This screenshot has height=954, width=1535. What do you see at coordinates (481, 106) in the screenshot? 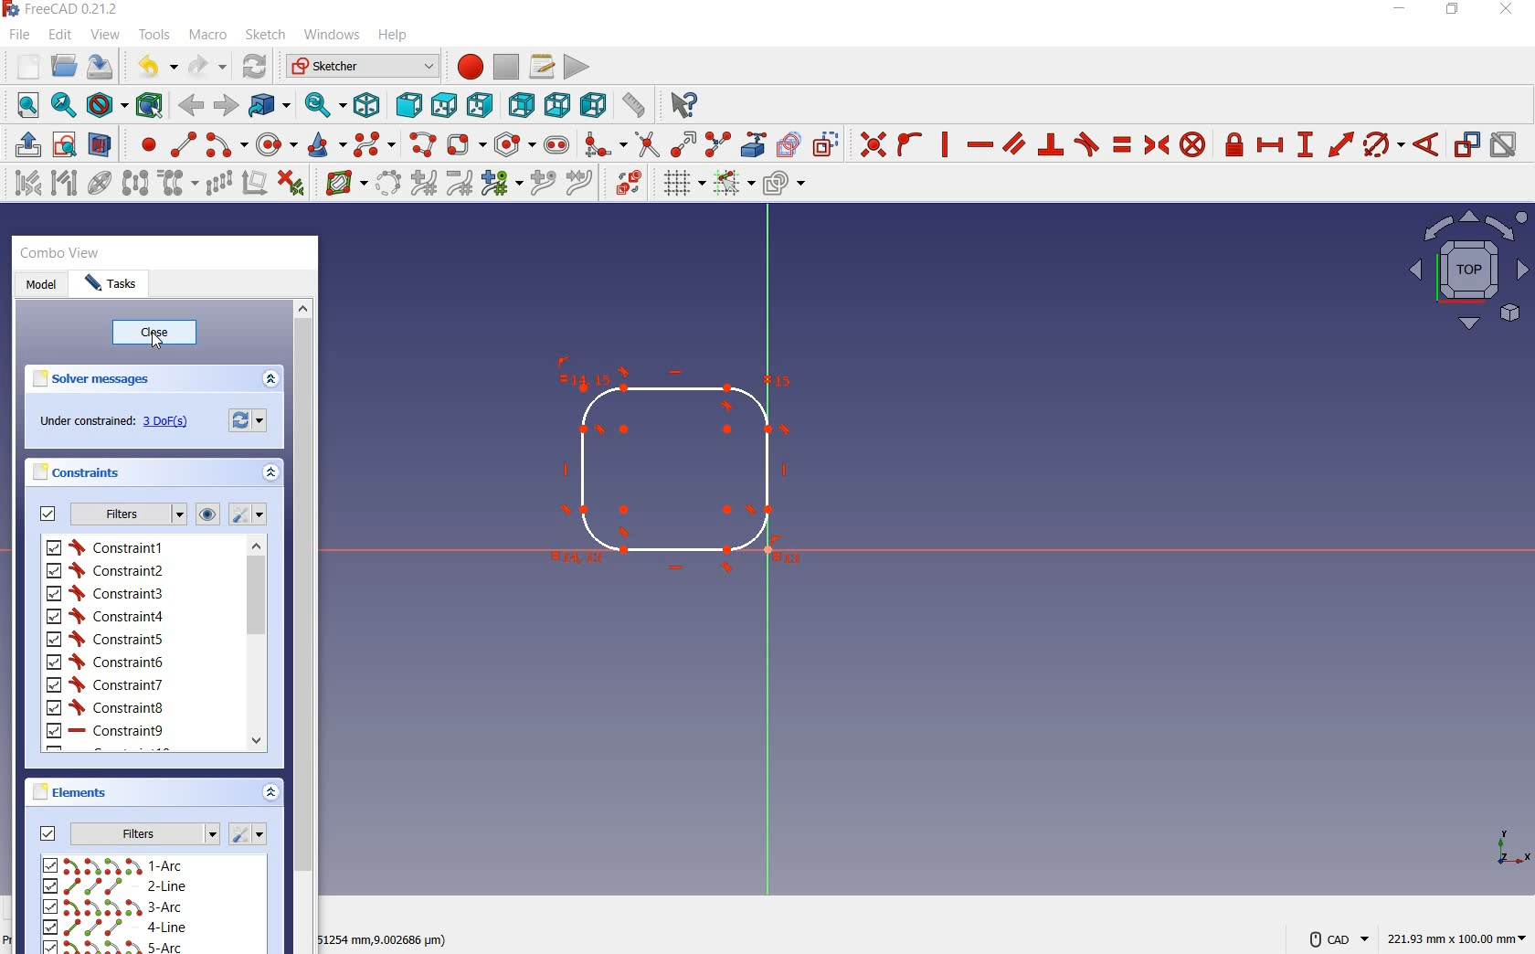
I see `right` at bounding box center [481, 106].